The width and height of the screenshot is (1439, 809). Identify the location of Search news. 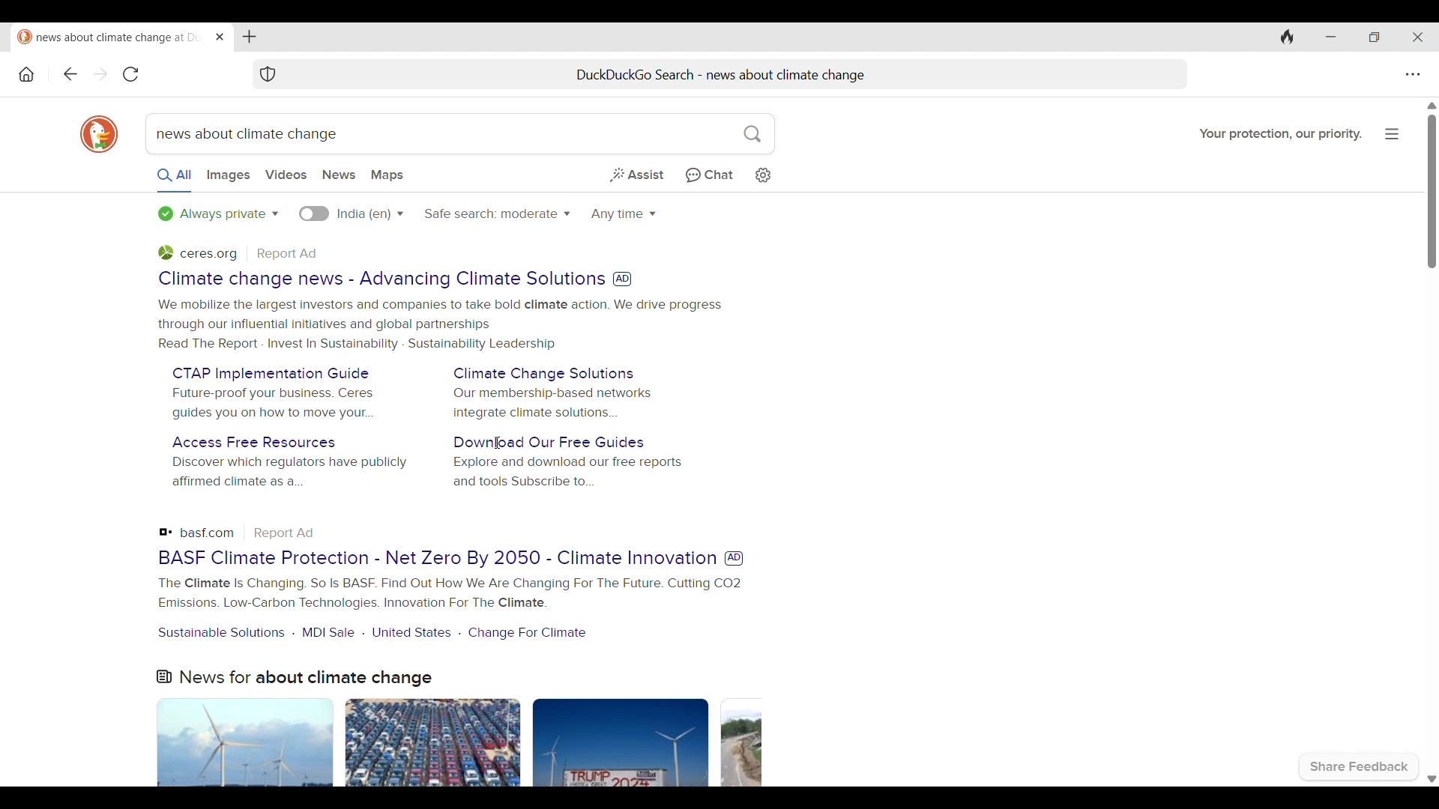
(339, 175).